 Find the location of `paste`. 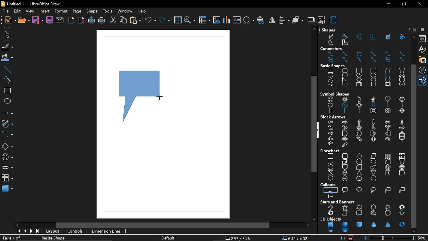

paste is located at coordinates (135, 21).